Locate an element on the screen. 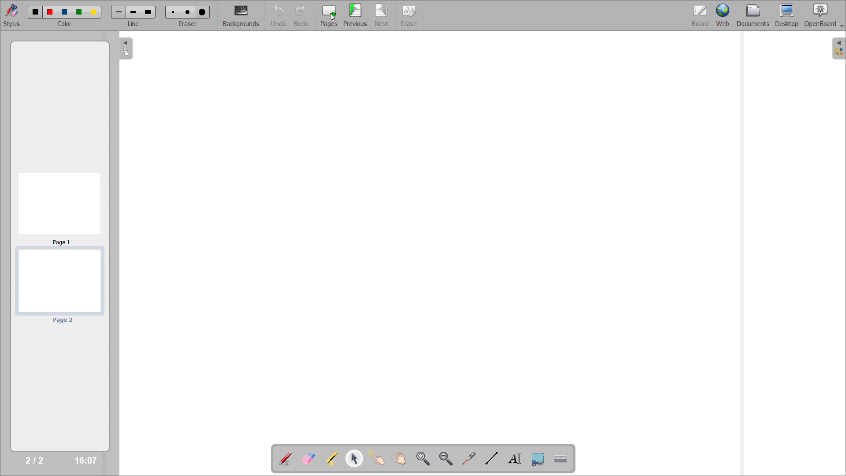 This screenshot has width=846, height=476. write text is located at coordinates (515, 459).